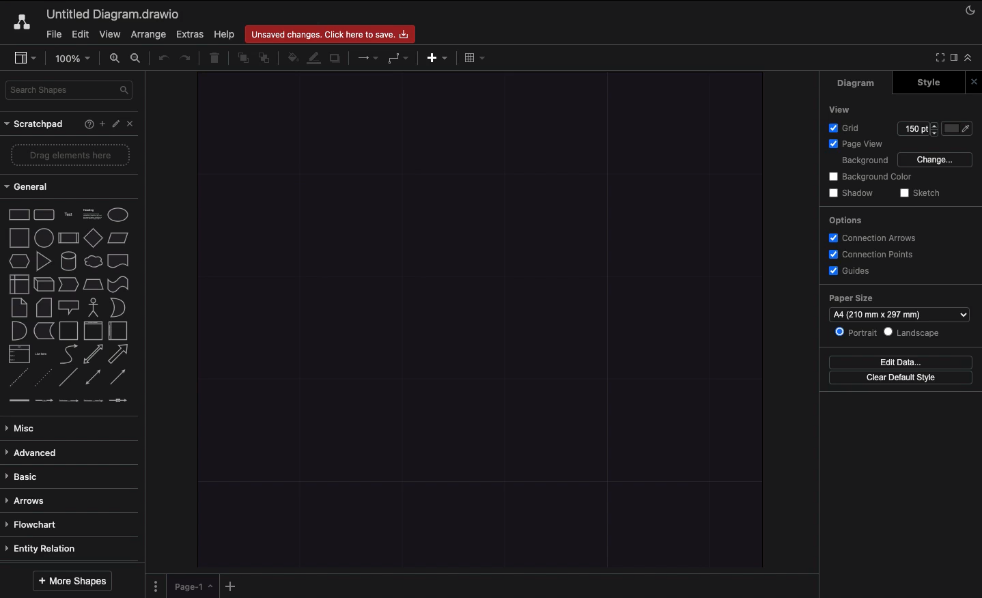  What do you see at coordinates (228, 34) in the screenshot?
I see `Help` at bounding box center [228, 34].